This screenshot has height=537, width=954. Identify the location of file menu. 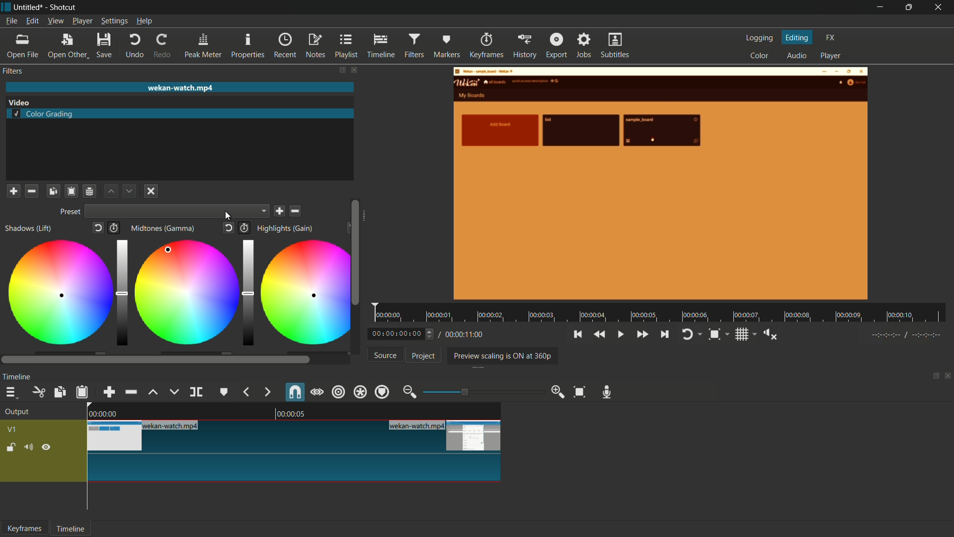
(11, 21).